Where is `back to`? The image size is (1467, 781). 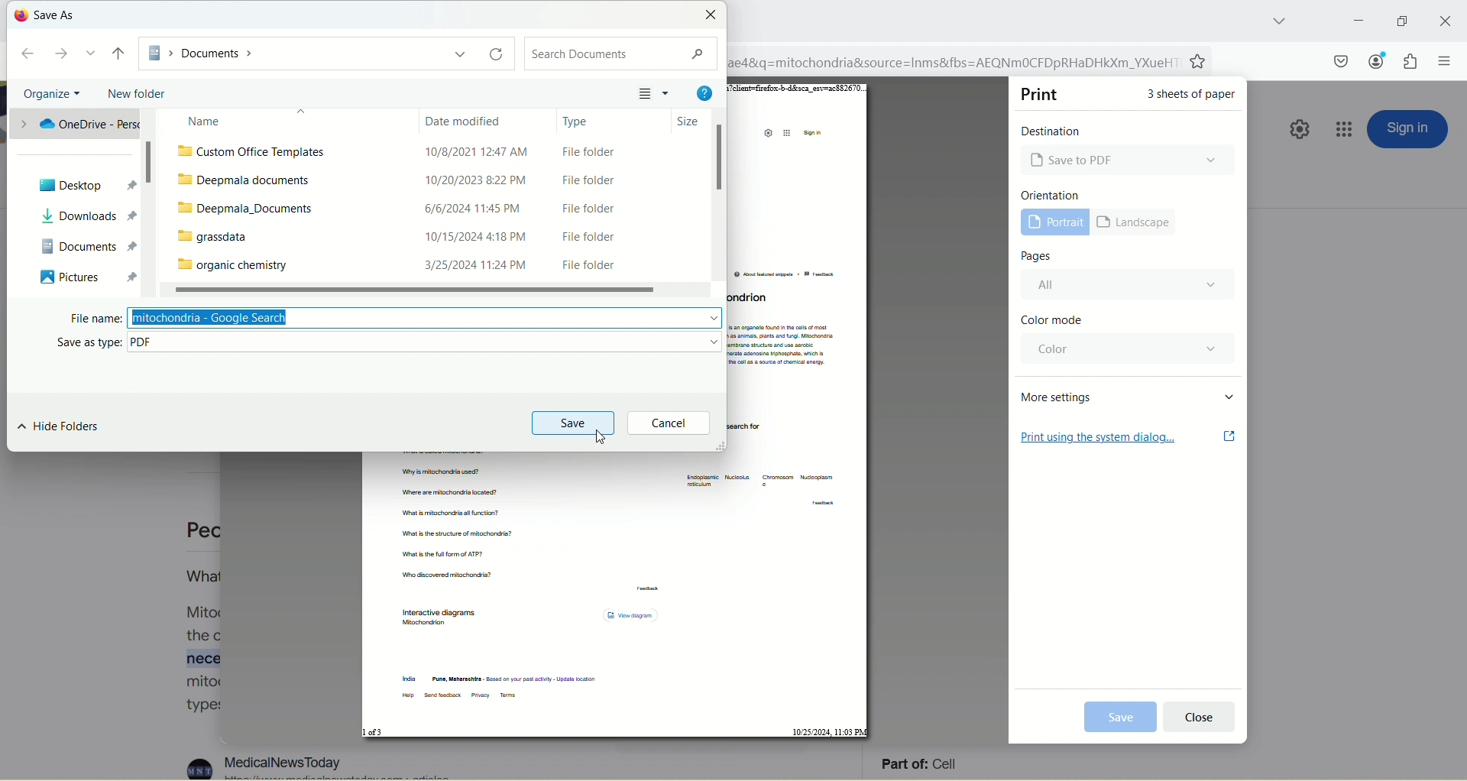
back to is located at coordinates (31, 53).